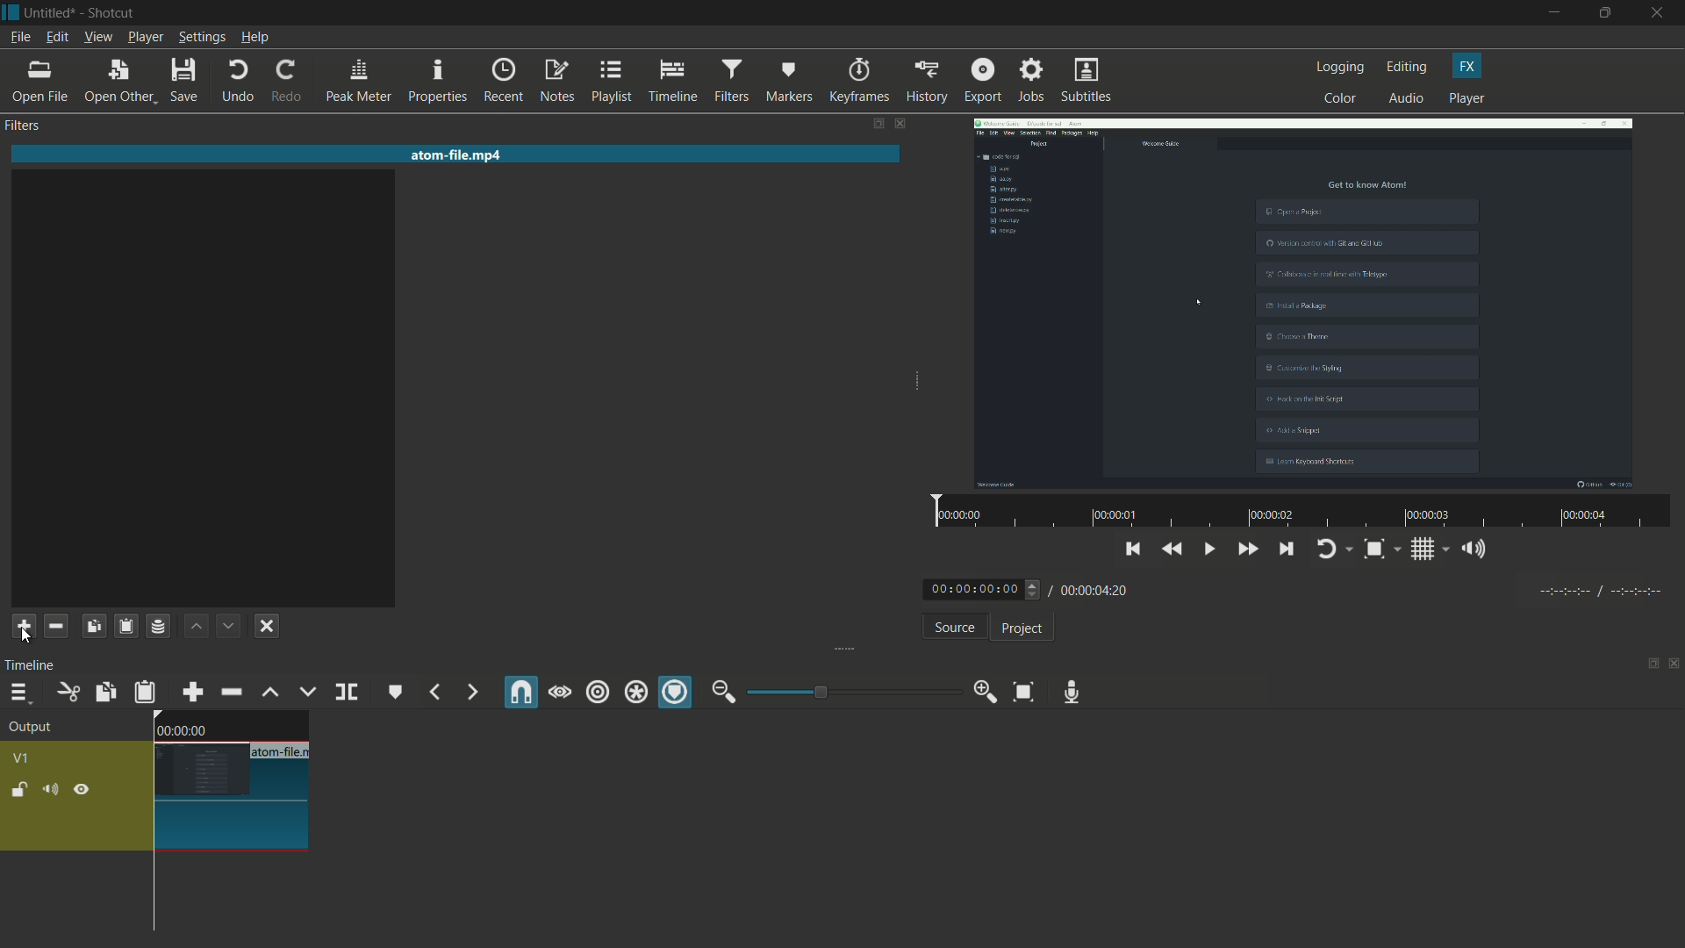 This screenshot has height=948, width=1685. Describe the element at coordinates (54, 13) in the screenshot. I see `Untitled (file name)` at that location.